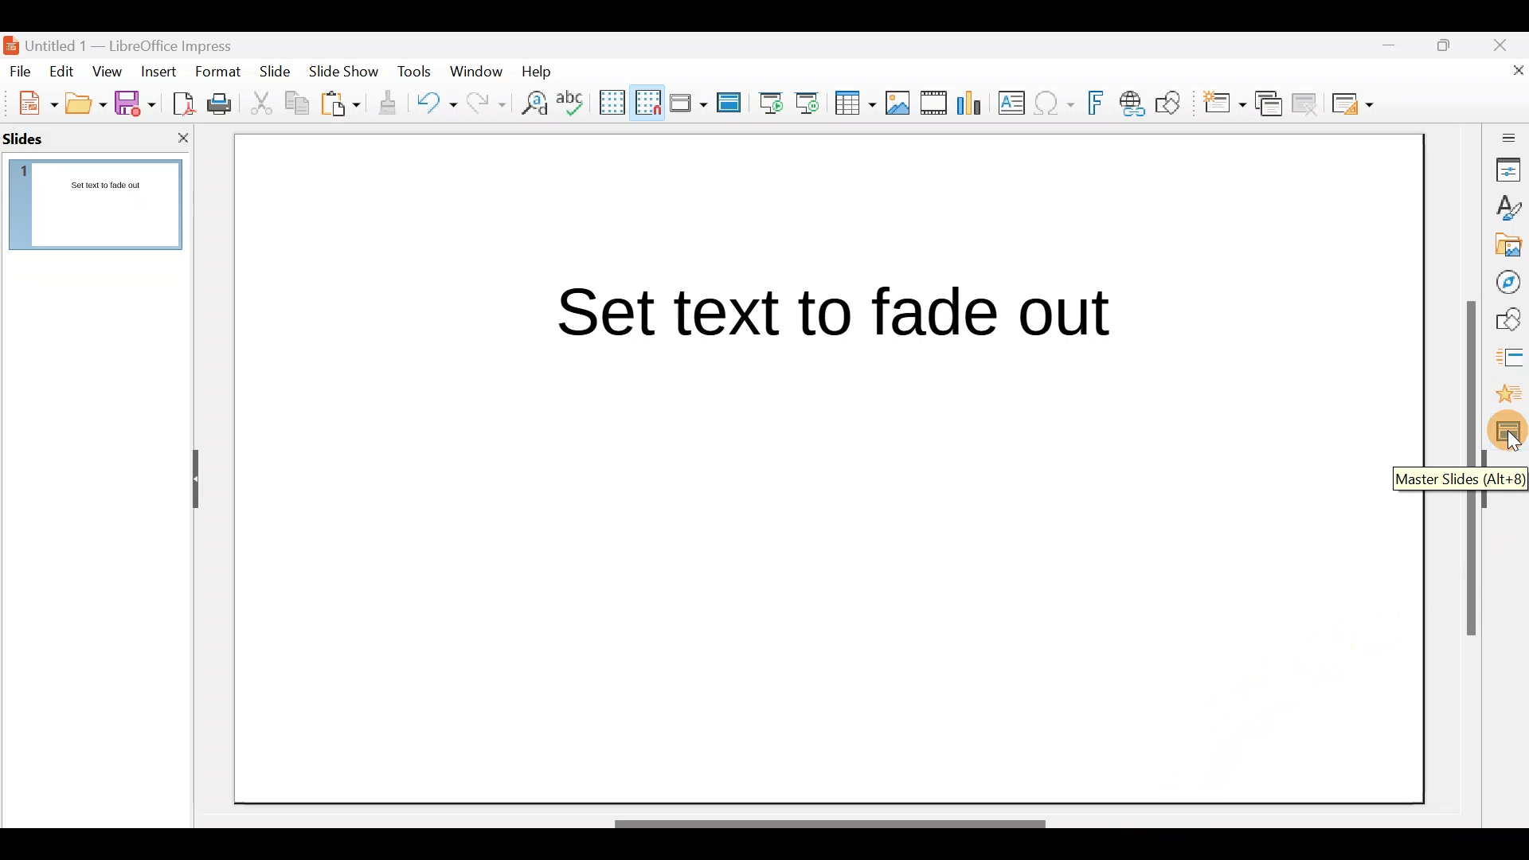  What do you see at coordinates (1509, 169) in the screenshot?
I see `Properties` at bounding box center [1509, 169].